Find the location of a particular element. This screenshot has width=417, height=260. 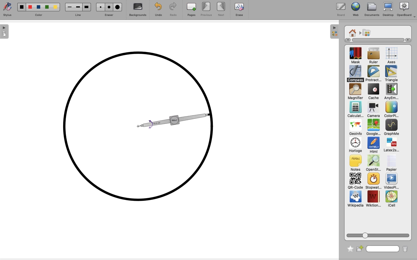

Eraser is located at coordinates (109, 15).